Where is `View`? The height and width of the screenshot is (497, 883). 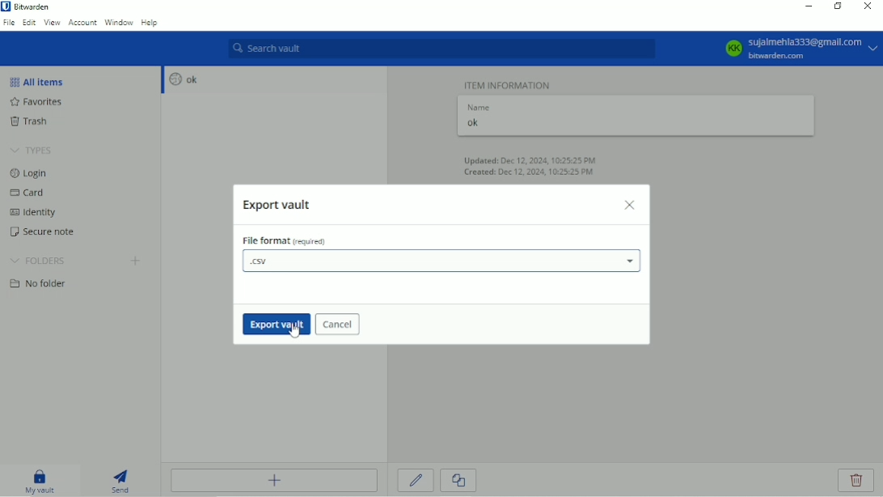 View is located at coordinates (52, 22).